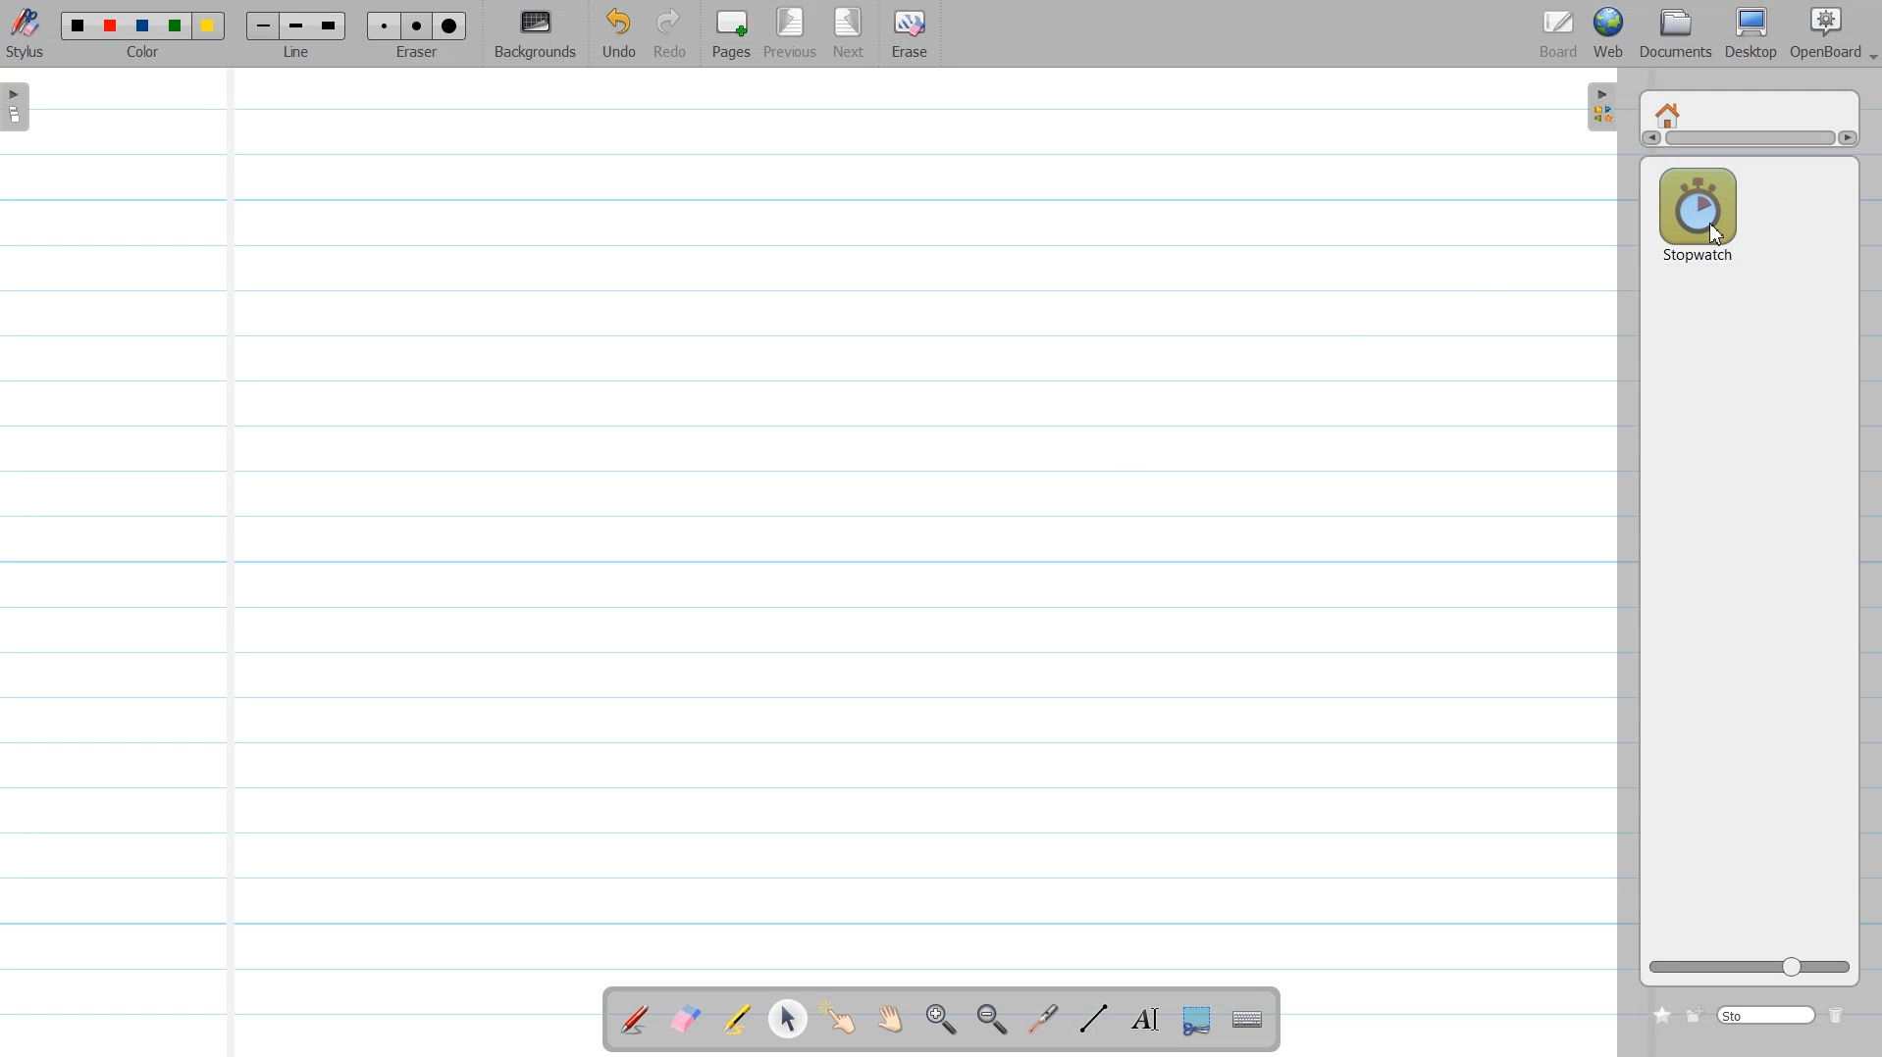 This screenshot has width=1882, height=1057. What do you see at coordinates (1698, 213) in the screenshot?
I see `Stop watch` at bounding box center [1698, 213].